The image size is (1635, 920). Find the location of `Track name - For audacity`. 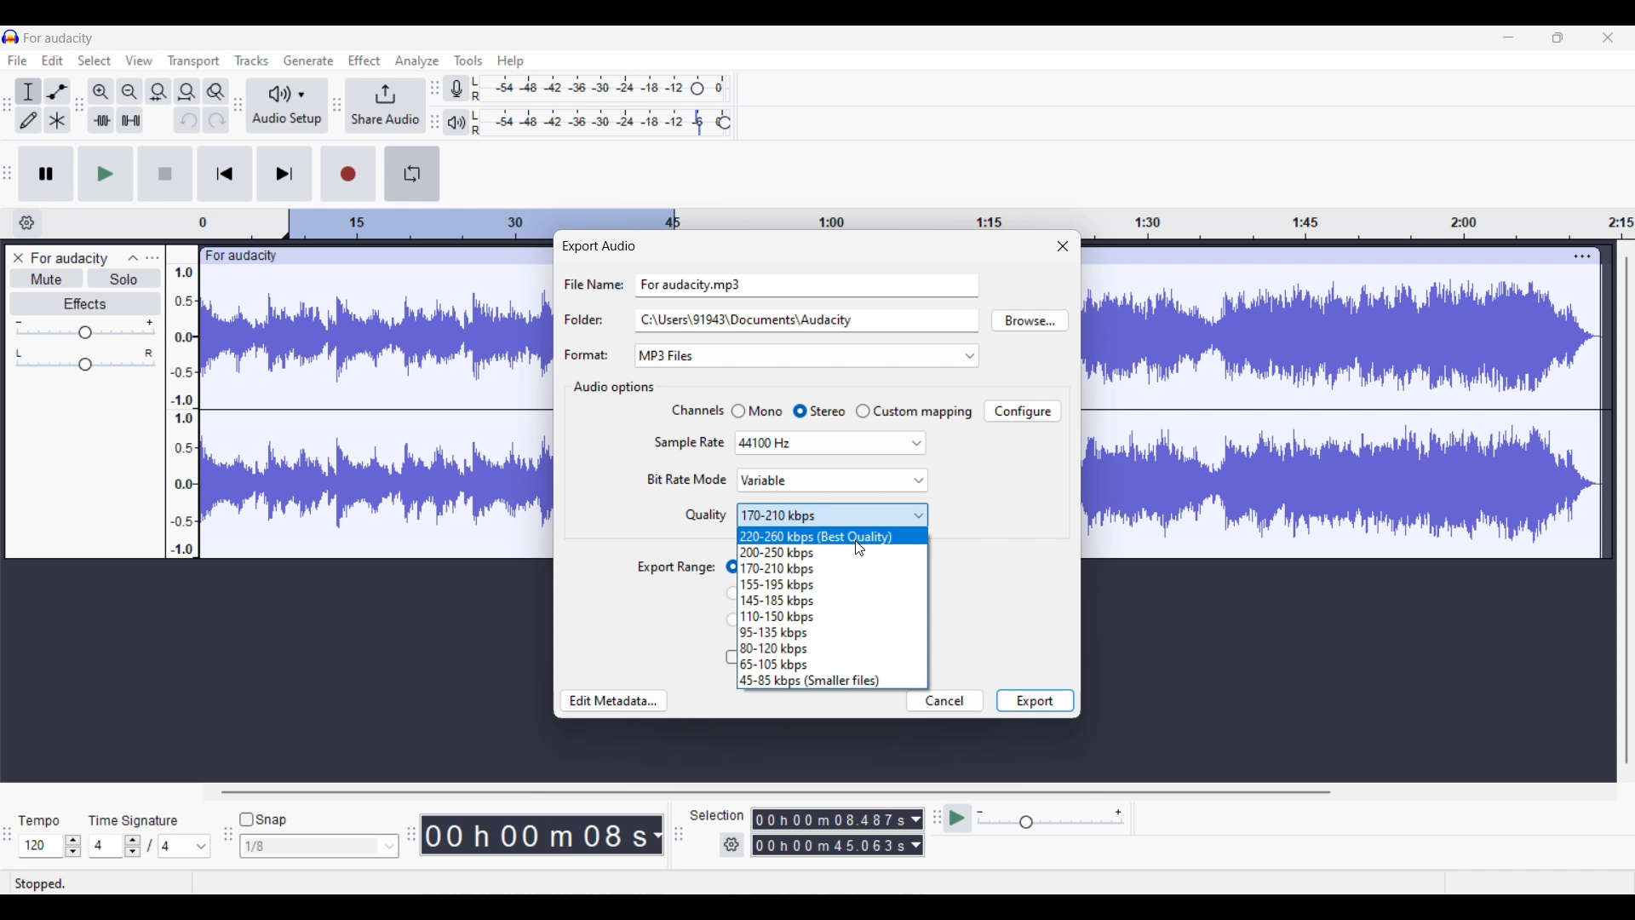

Track name - For audacity is located at coordinates (71, 258).